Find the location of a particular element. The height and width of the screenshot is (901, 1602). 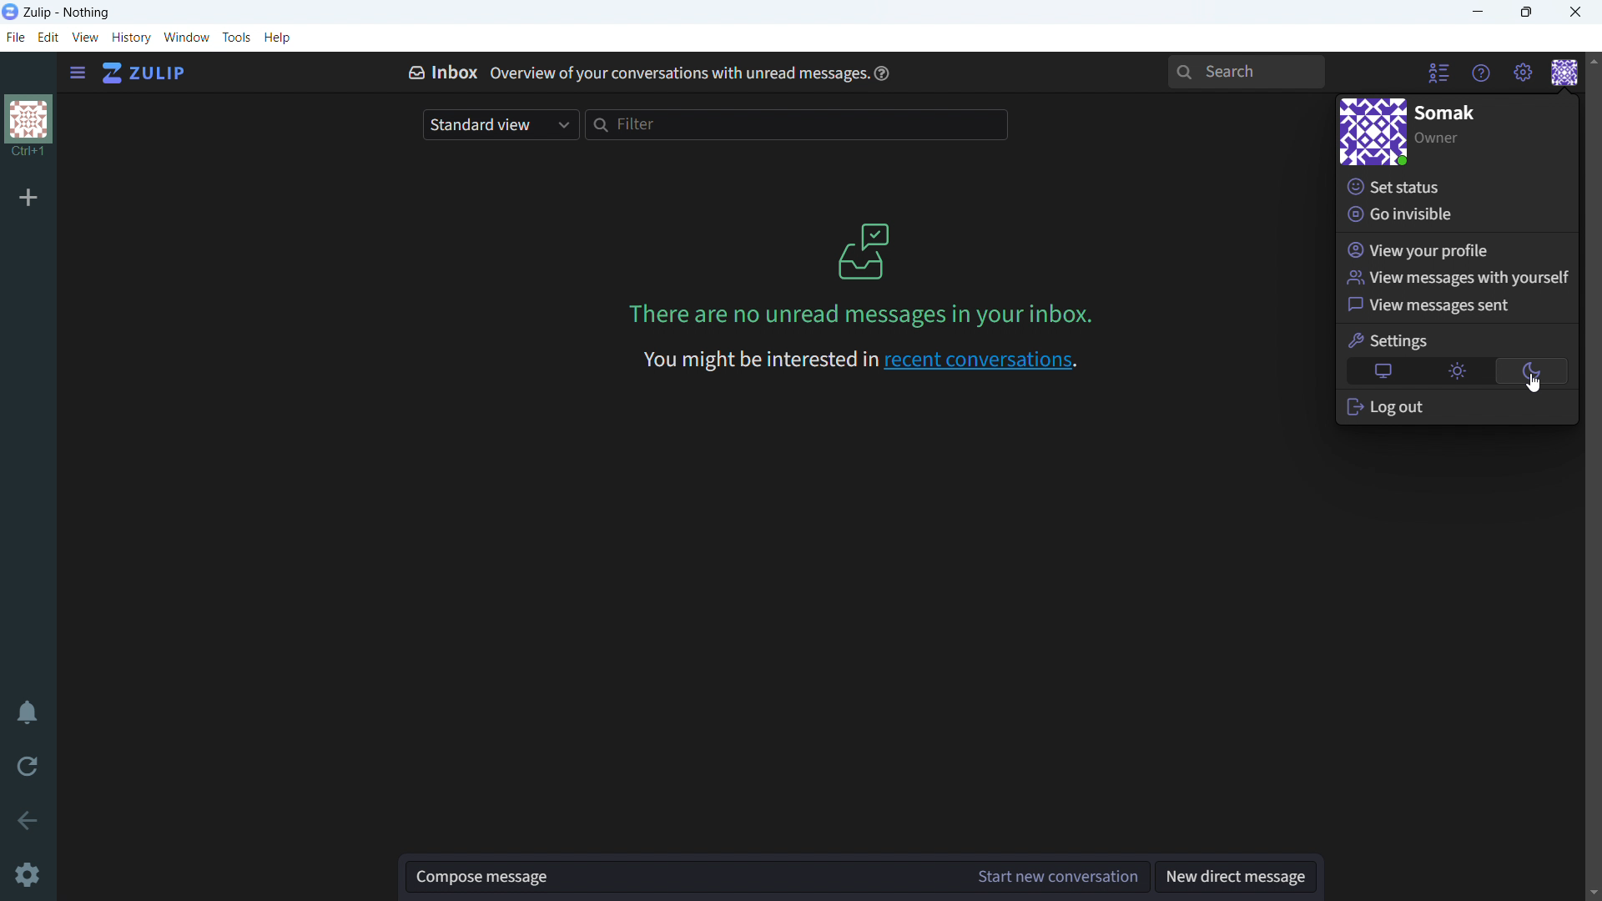

inbox overview of your conversation with unread messages is located at coordinates (630, 73).